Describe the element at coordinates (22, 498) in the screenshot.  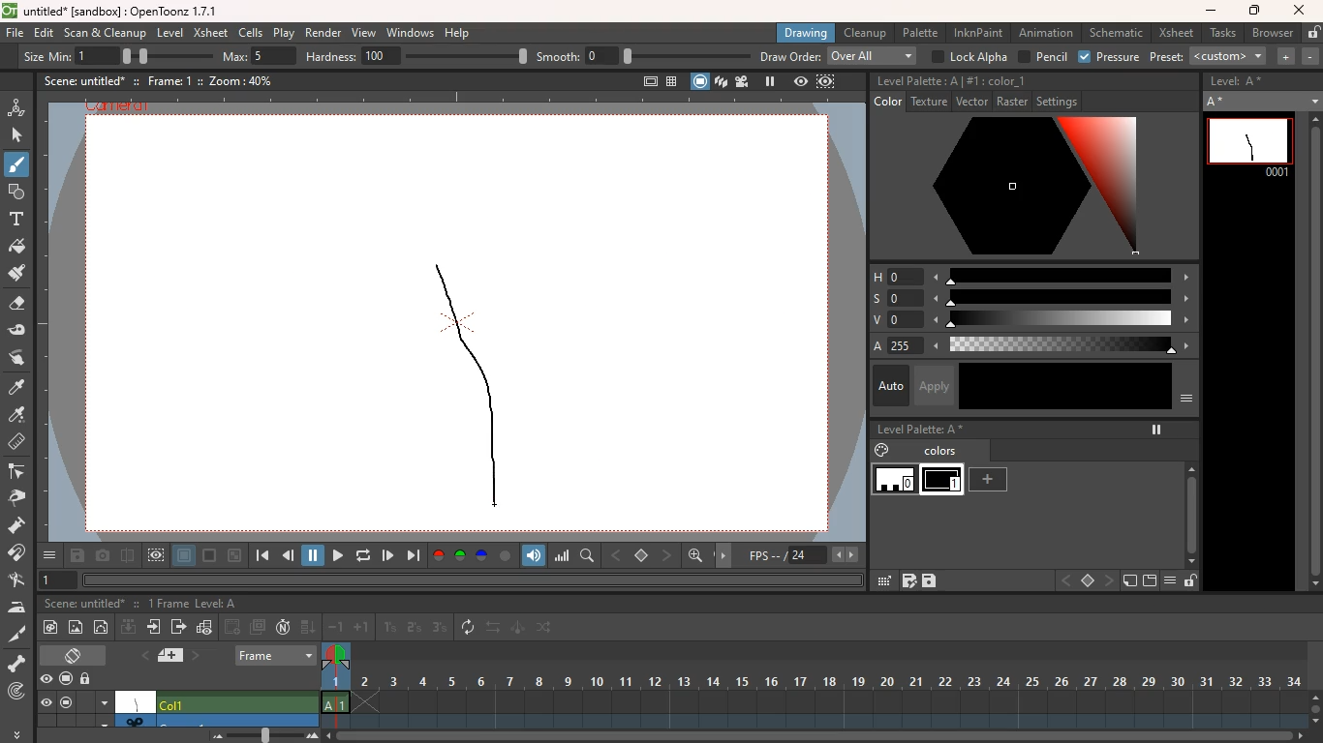
I see `pick` at that location.